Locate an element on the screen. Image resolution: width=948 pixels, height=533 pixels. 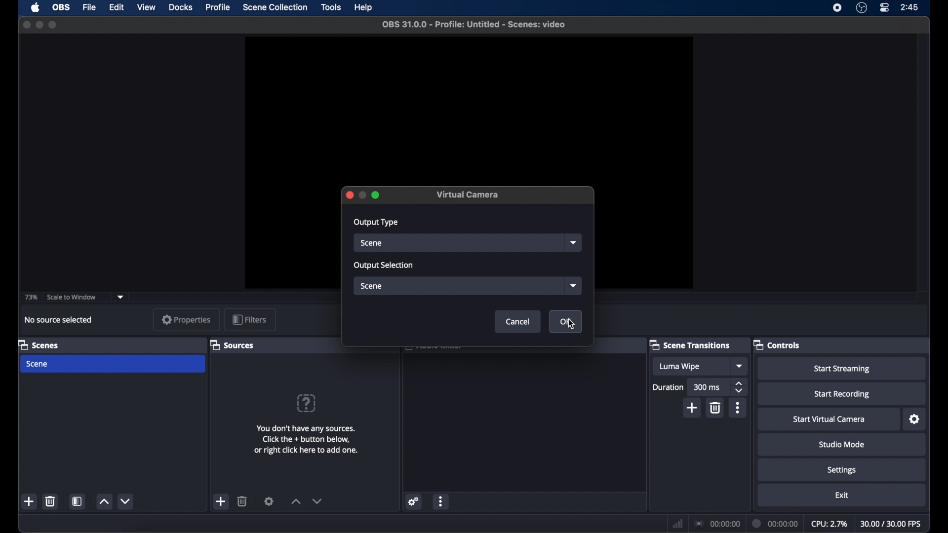
sources is located at coordinates (232, 345).